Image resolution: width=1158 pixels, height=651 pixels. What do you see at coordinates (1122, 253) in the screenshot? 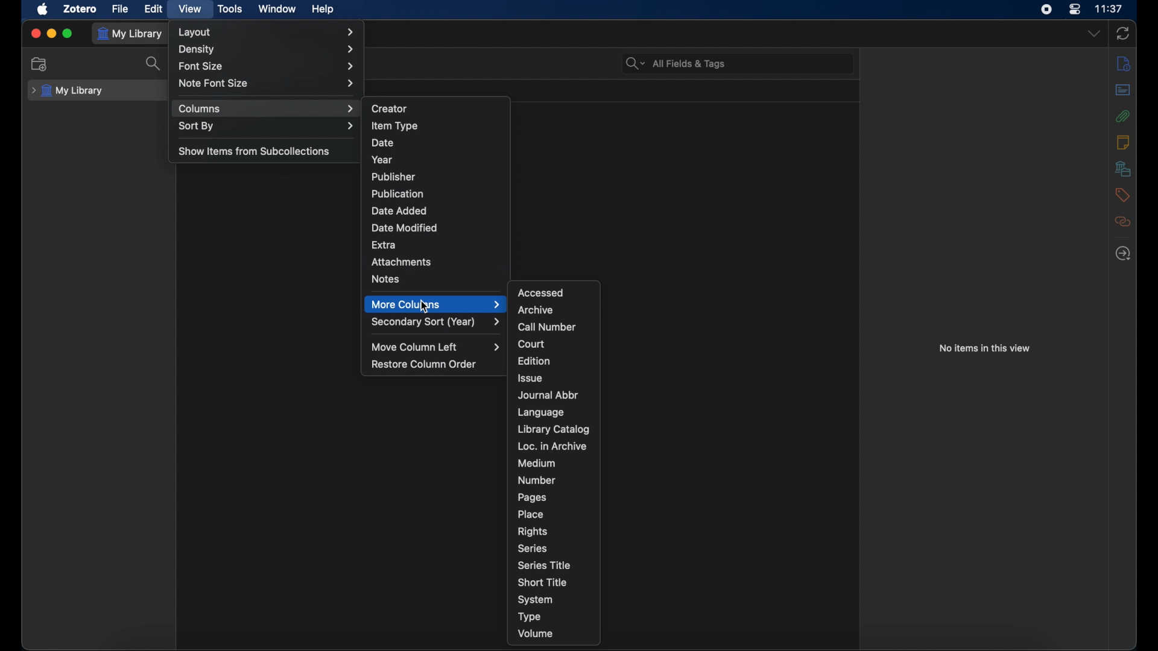
I see `locate` at bounding box center [1122, 253].